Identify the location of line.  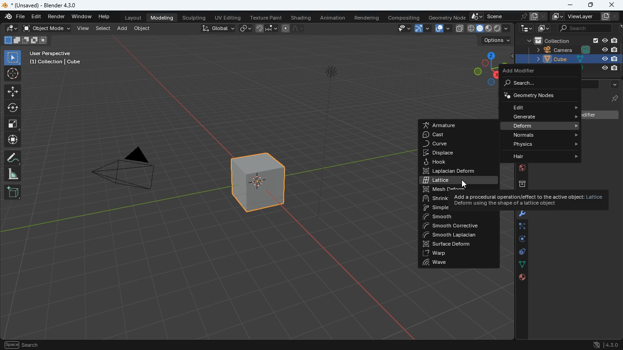
(294, 28).